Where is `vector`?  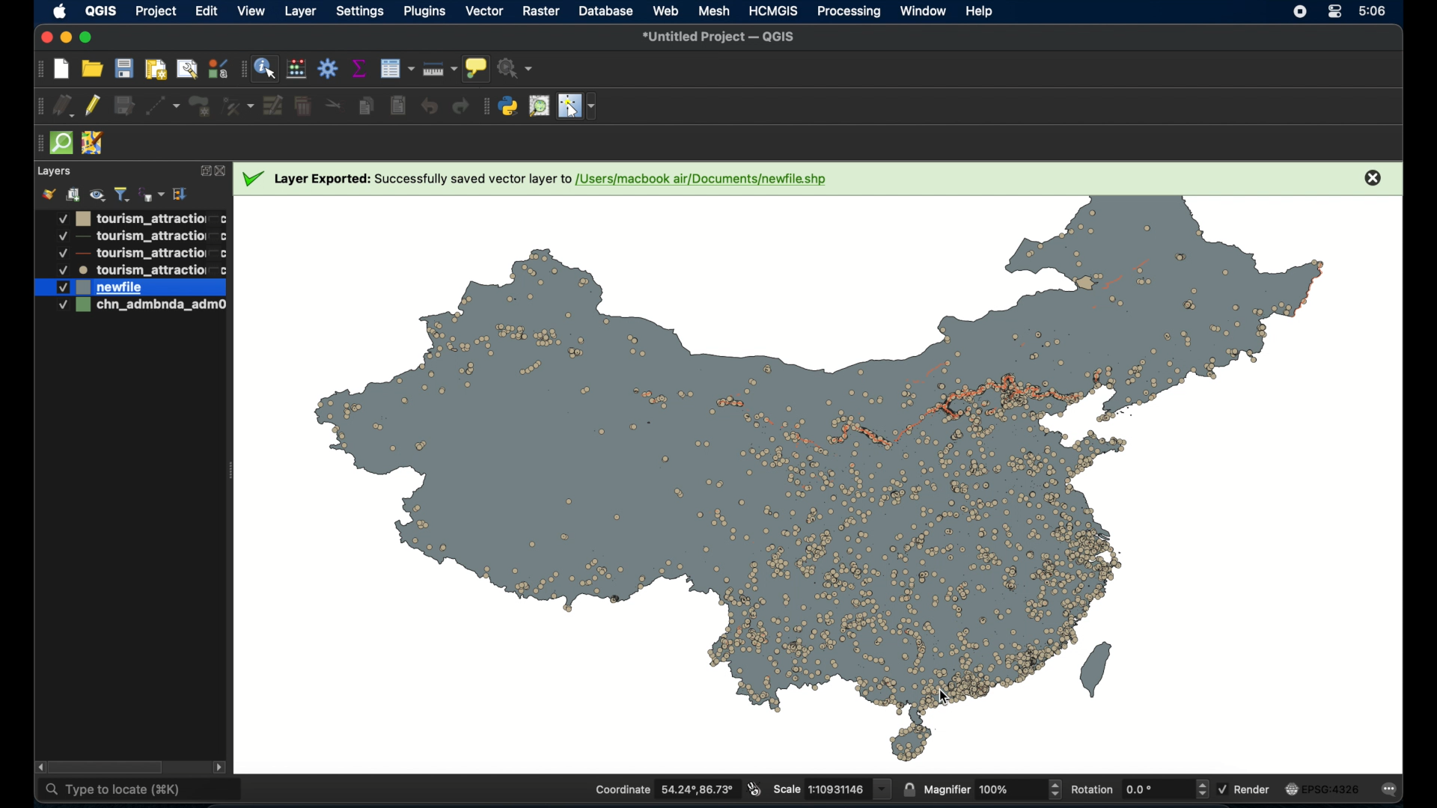 vector is located at coordinates (486, 12).